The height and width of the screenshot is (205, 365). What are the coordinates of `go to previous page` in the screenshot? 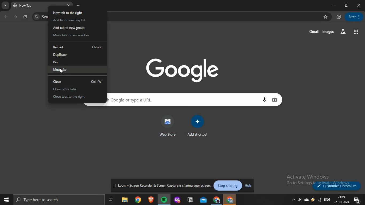 It's located at (6, 17).